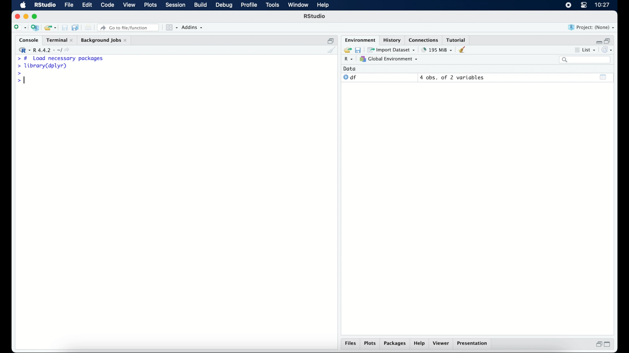 The height and width of the screenshot is (353, 629). What do you see at coordinates (392, 49) in the screenshot?
I see `import dataset` at bounding box center [392, 49].